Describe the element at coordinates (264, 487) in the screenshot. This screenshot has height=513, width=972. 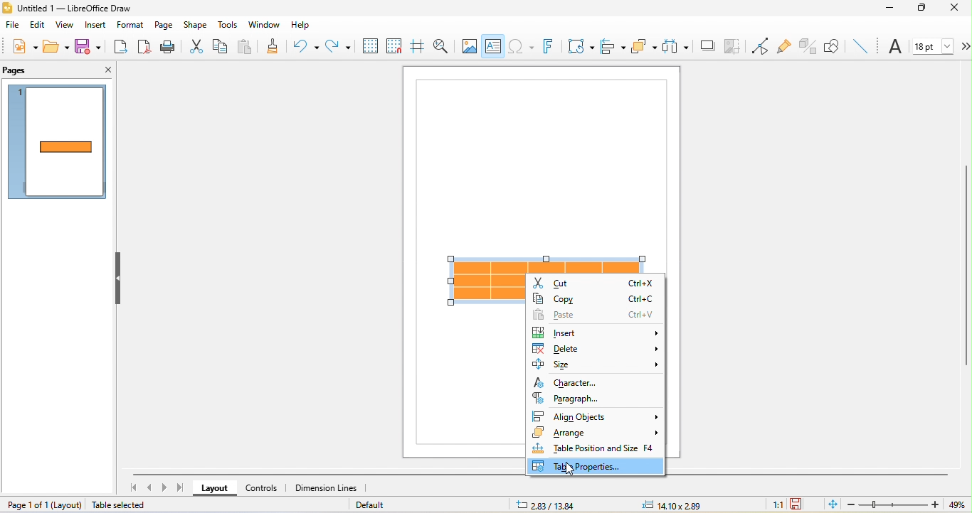
I see `controls` at that location.